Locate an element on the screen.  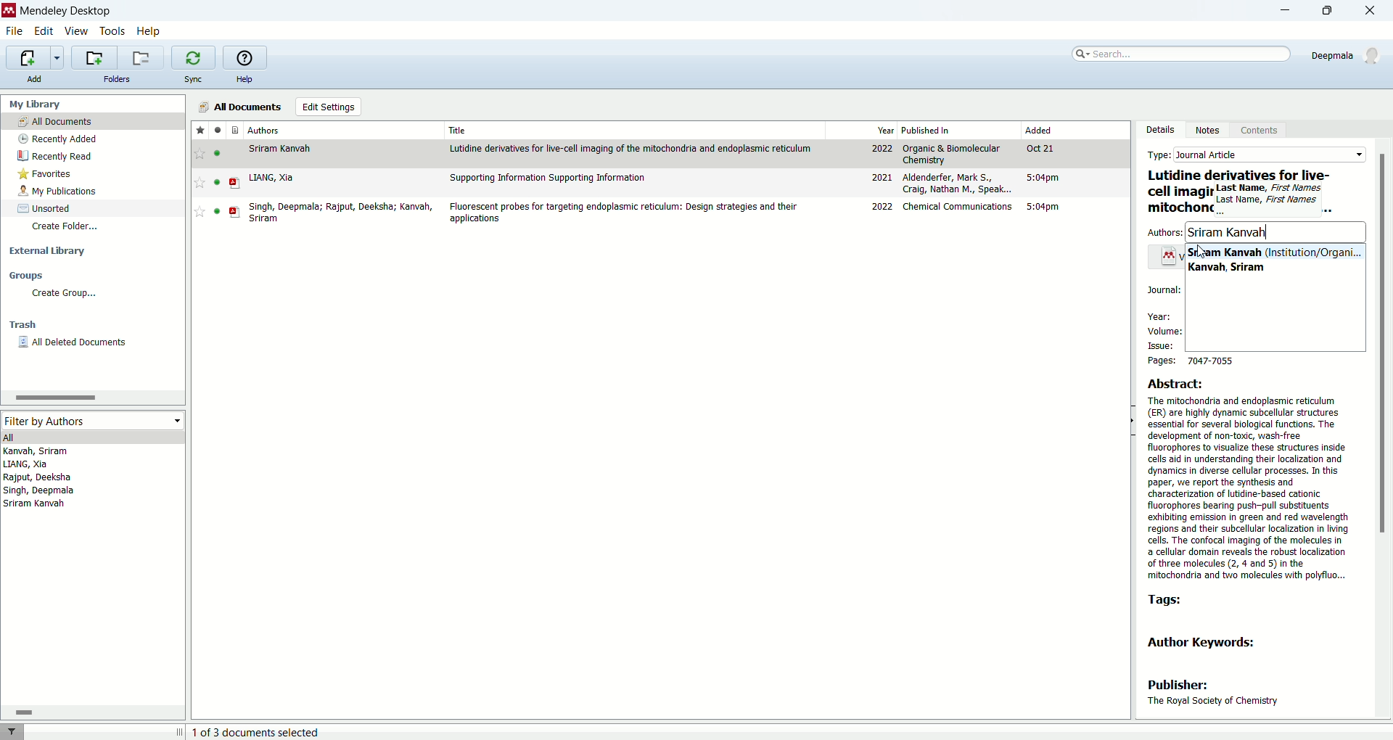
2022 is located at coordinates (881, 149).